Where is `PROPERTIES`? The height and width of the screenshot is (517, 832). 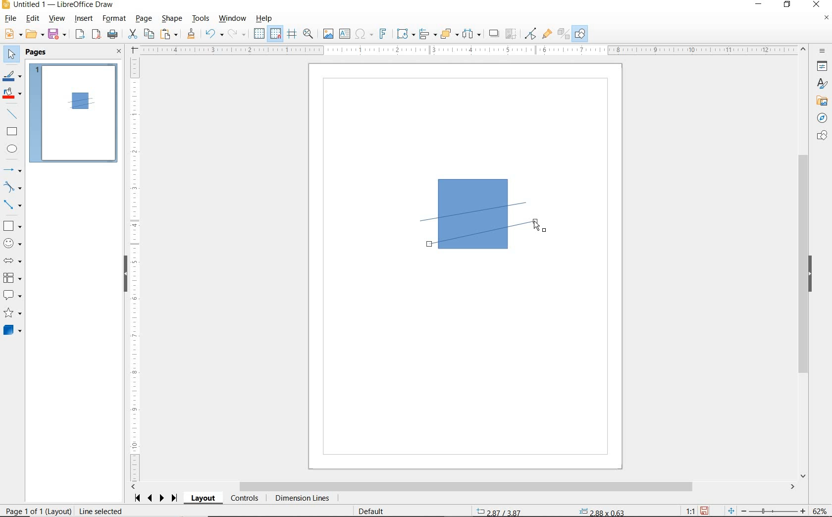
PROPERTIES is located at coordinates (821, 67).